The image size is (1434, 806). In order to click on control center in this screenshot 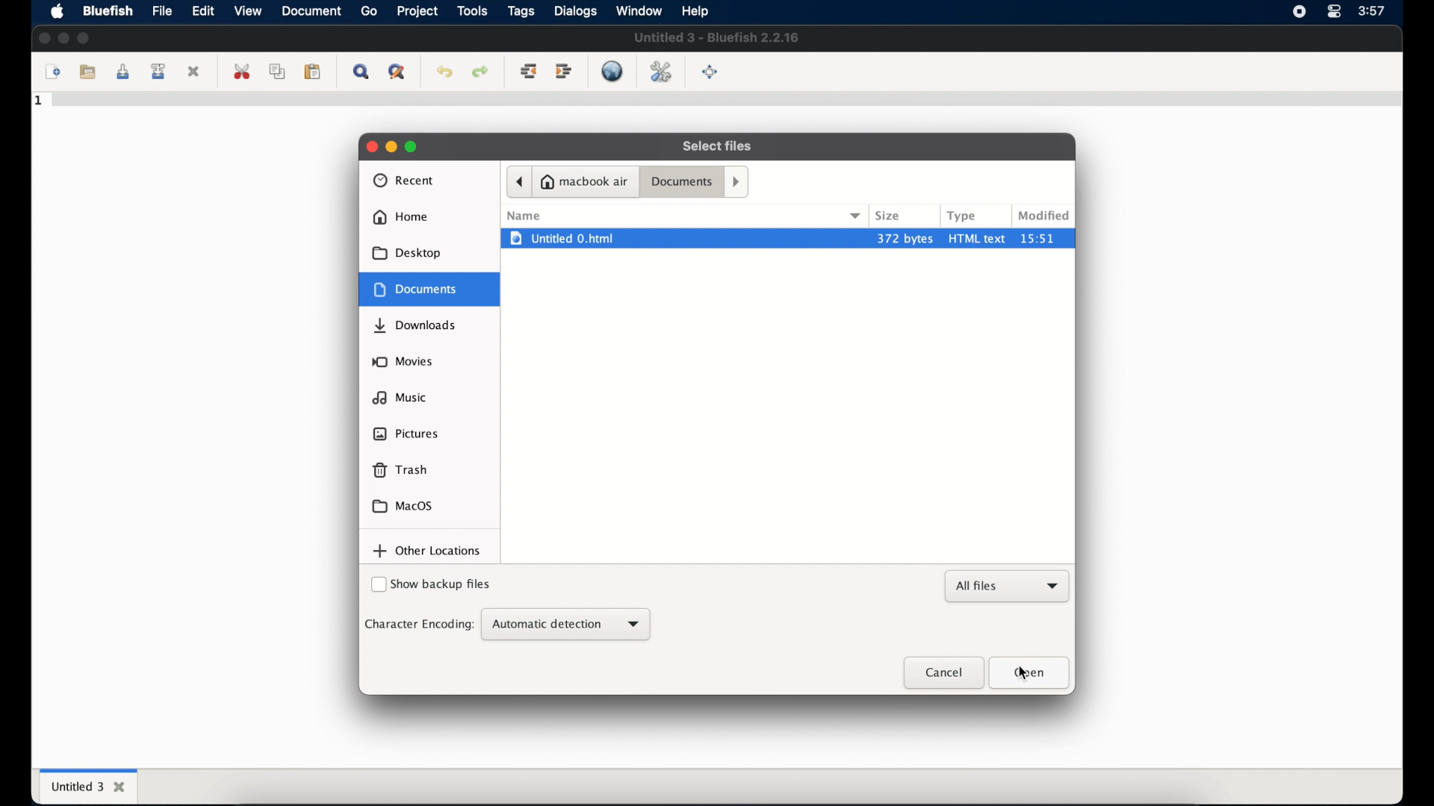, I will do `click(1334, 12)`.